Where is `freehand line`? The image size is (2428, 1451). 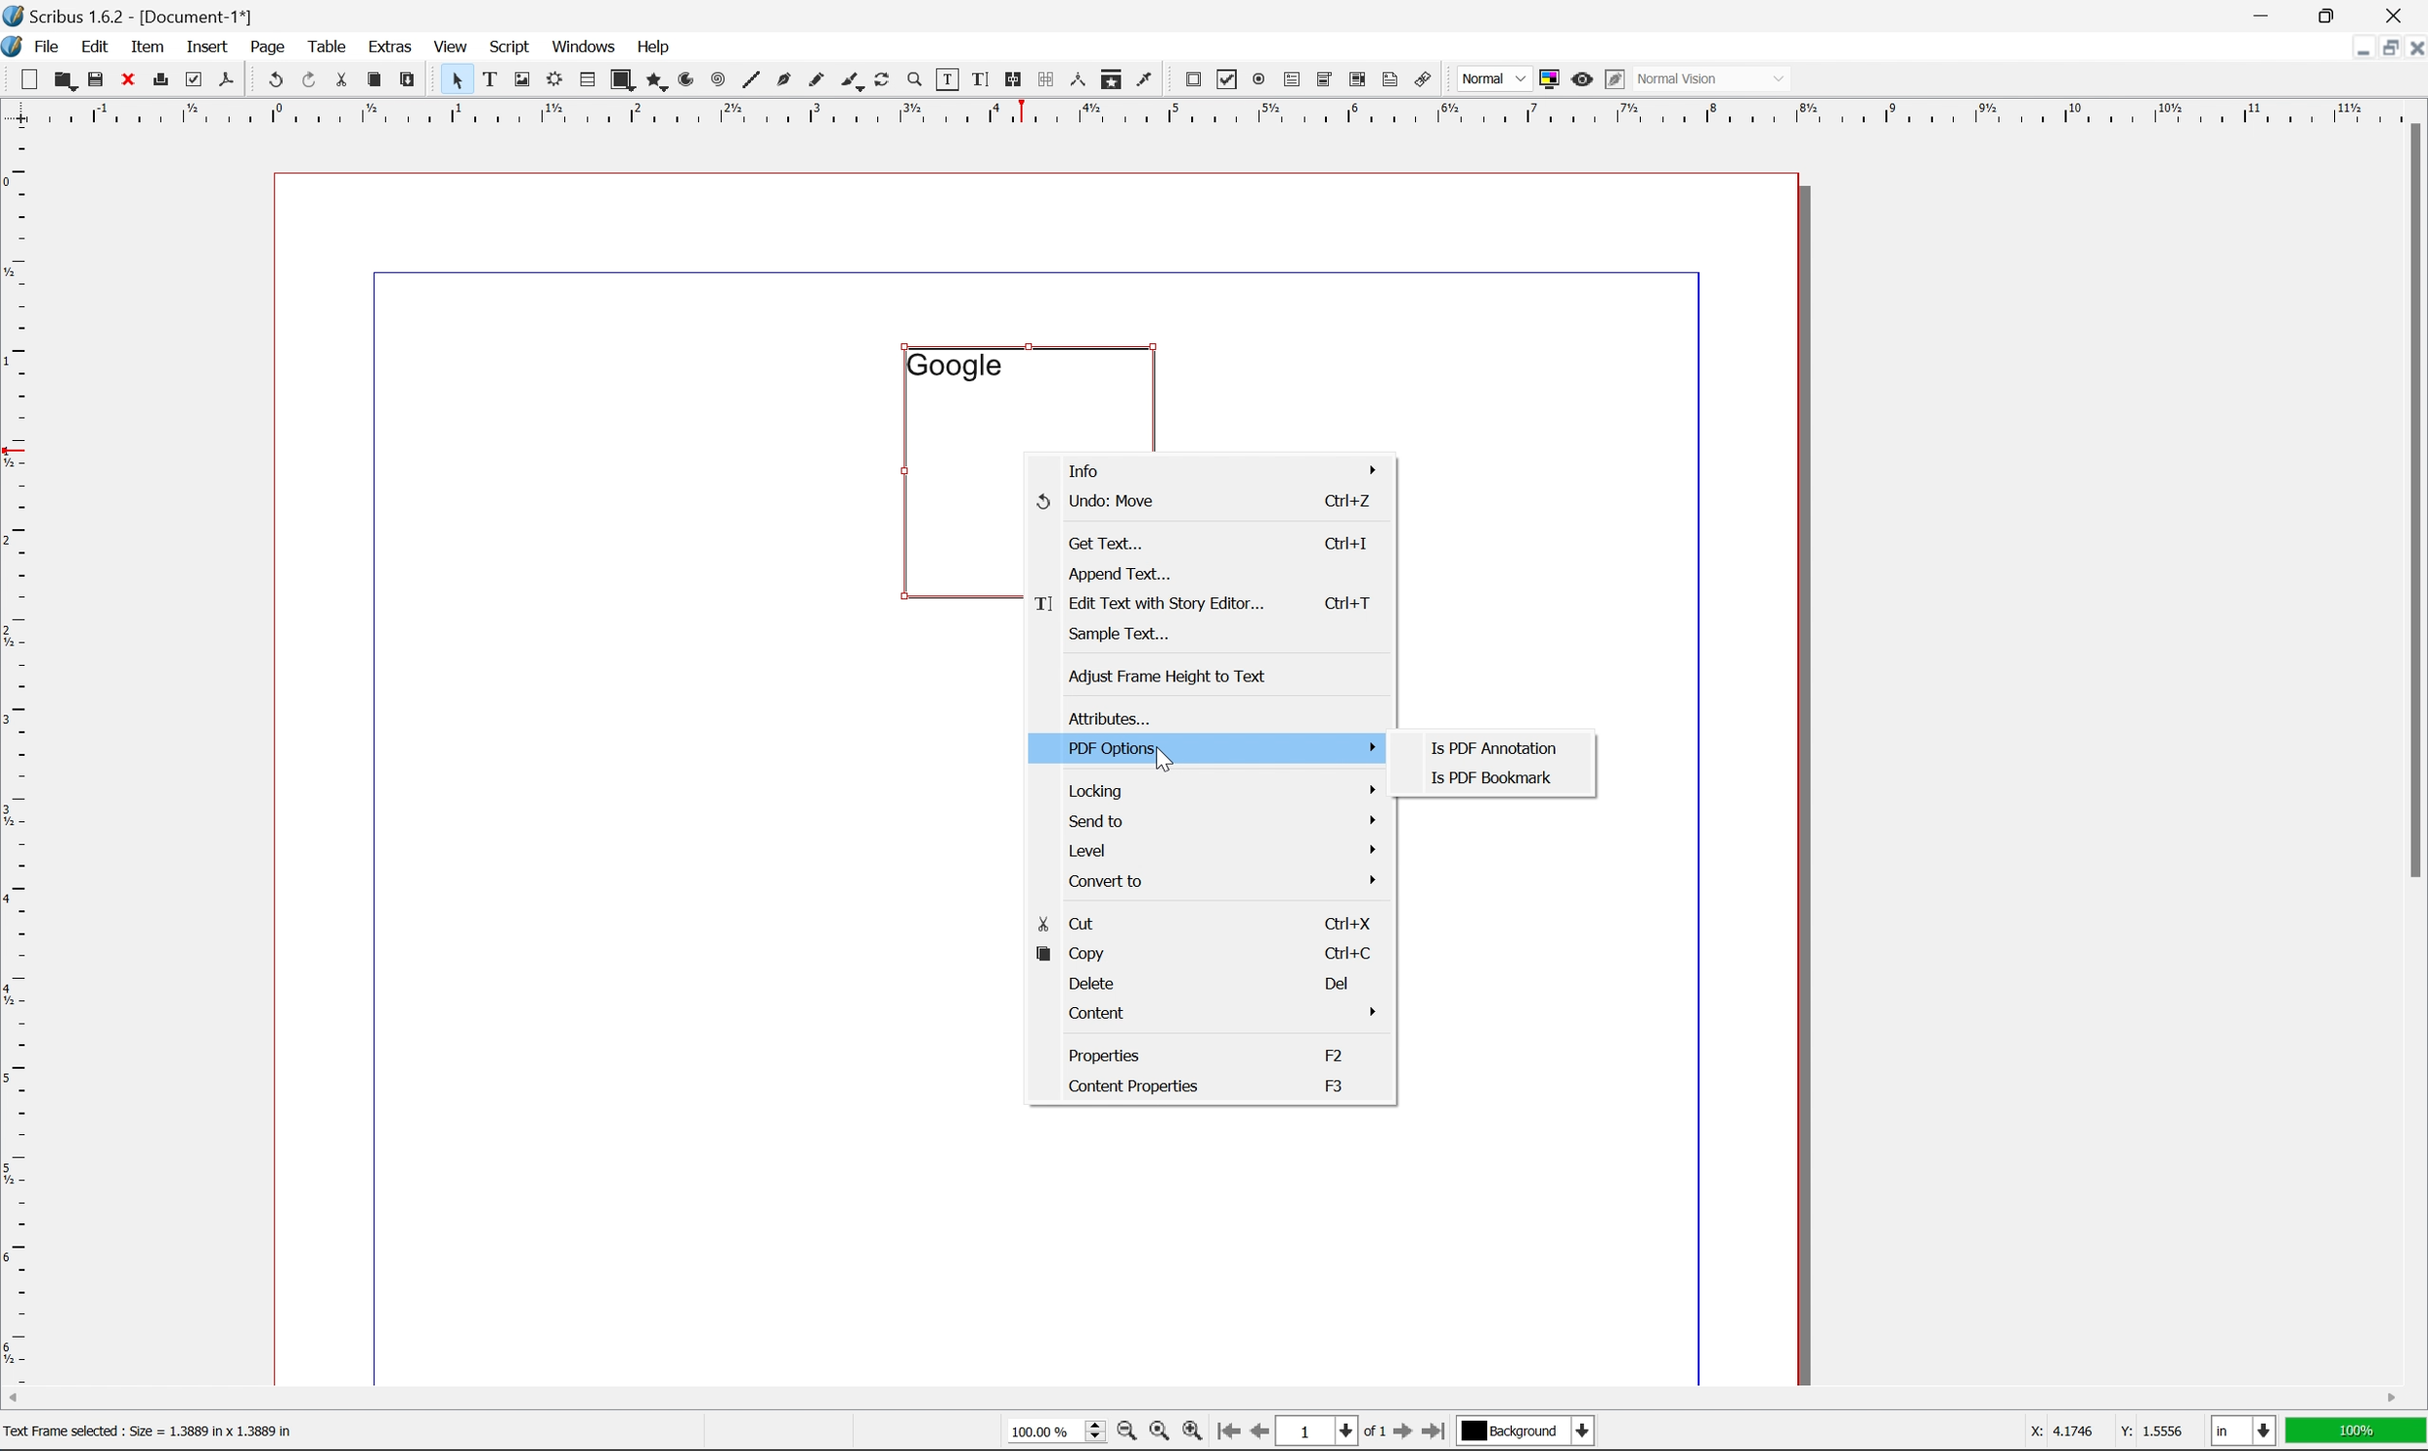
freehand line is located at coordinates (818, 81).